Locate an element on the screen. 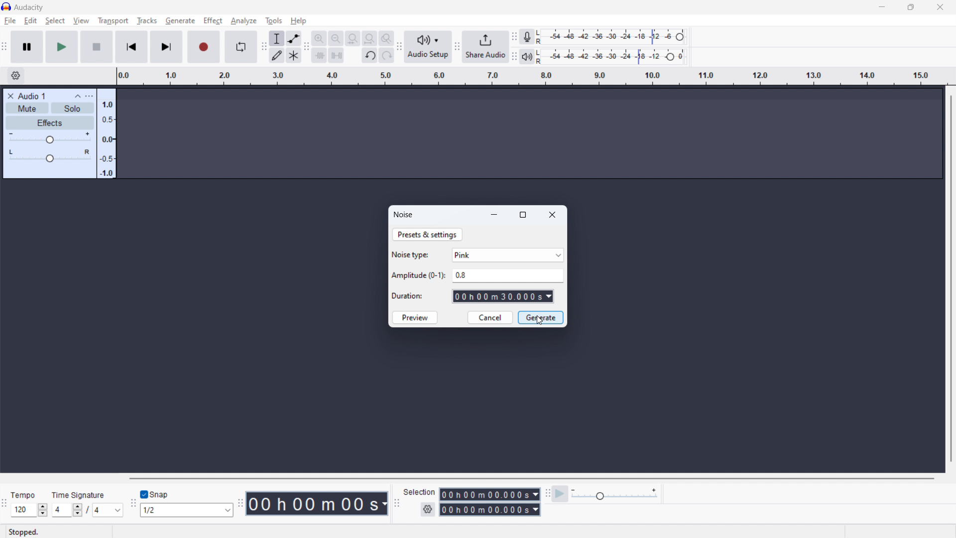 This screenshot has width=956, height=538. edit toolbar is located at coordinates (307, 47).